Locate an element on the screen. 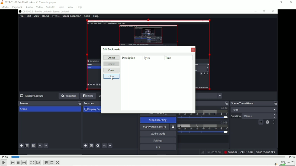  Close is located at coordinates (111, 70).